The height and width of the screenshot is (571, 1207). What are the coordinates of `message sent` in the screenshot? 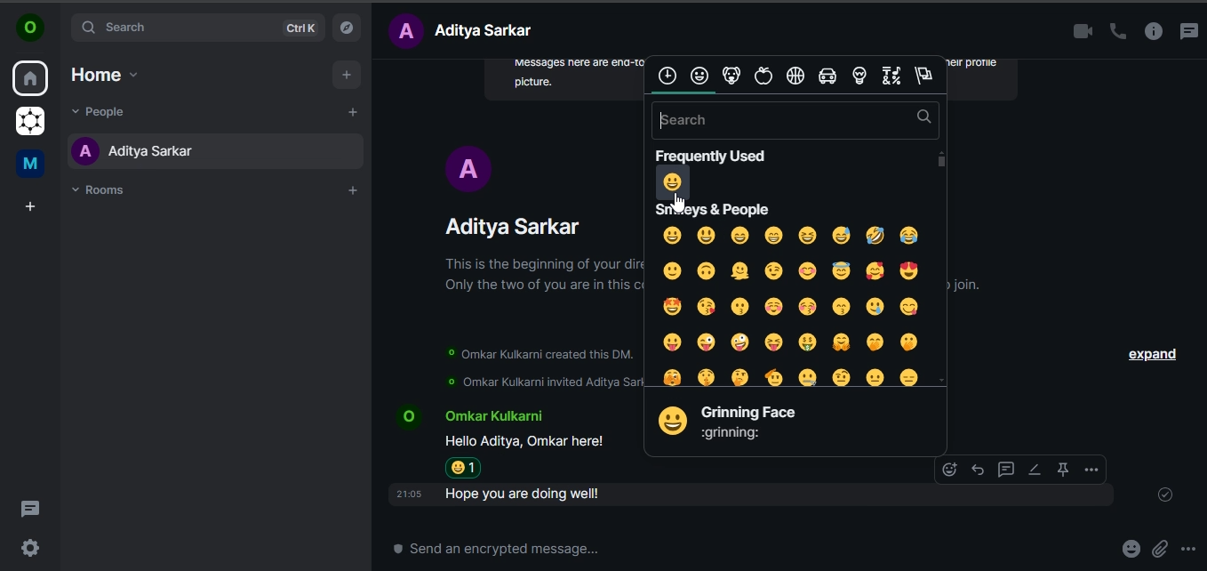 It's located at (1167, 496).